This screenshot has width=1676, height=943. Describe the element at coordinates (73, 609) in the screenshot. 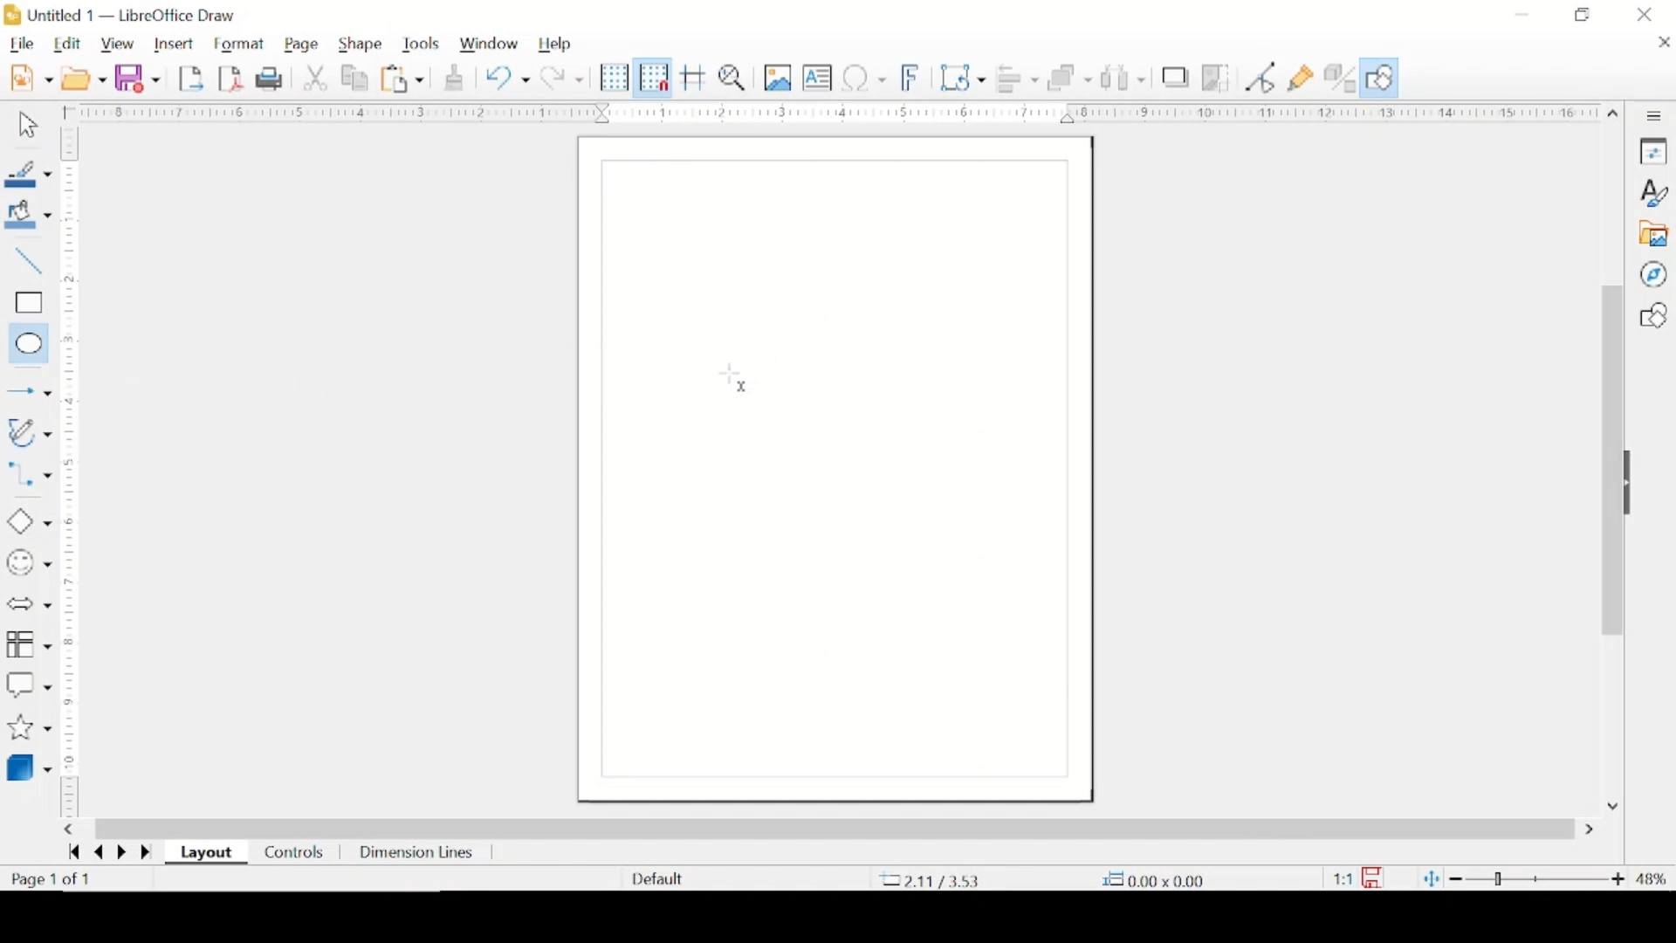

I see `margin` at that location.